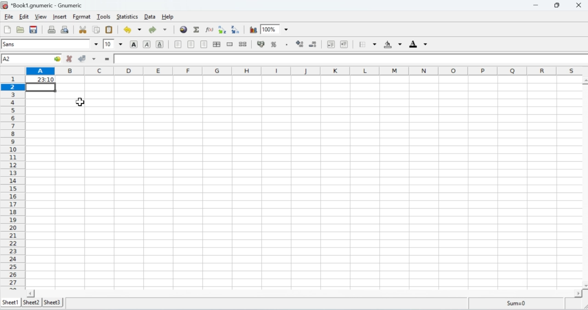 Image resolution: width=588 pixels, height=310 pixels. What do you see at coordinates (84, 29) in the screenshot?
I see `Cut the selection` at bounding box center [84, 29].